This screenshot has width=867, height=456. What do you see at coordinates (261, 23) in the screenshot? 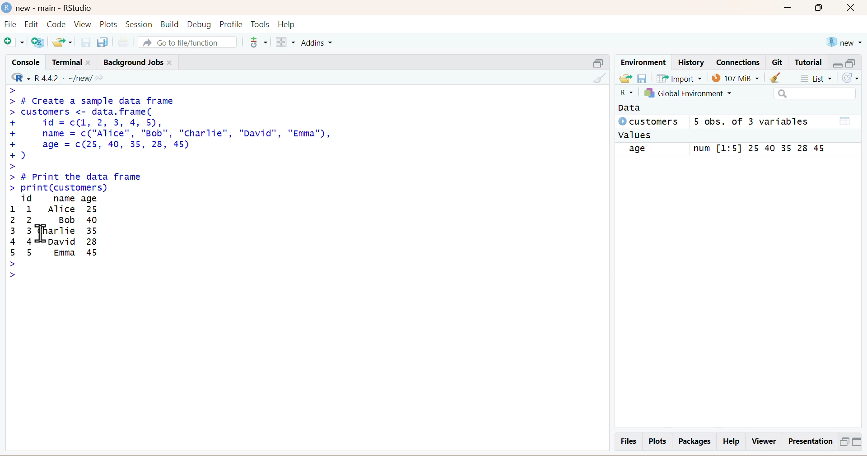
I see `Tools` at bounding box center [261, 23].